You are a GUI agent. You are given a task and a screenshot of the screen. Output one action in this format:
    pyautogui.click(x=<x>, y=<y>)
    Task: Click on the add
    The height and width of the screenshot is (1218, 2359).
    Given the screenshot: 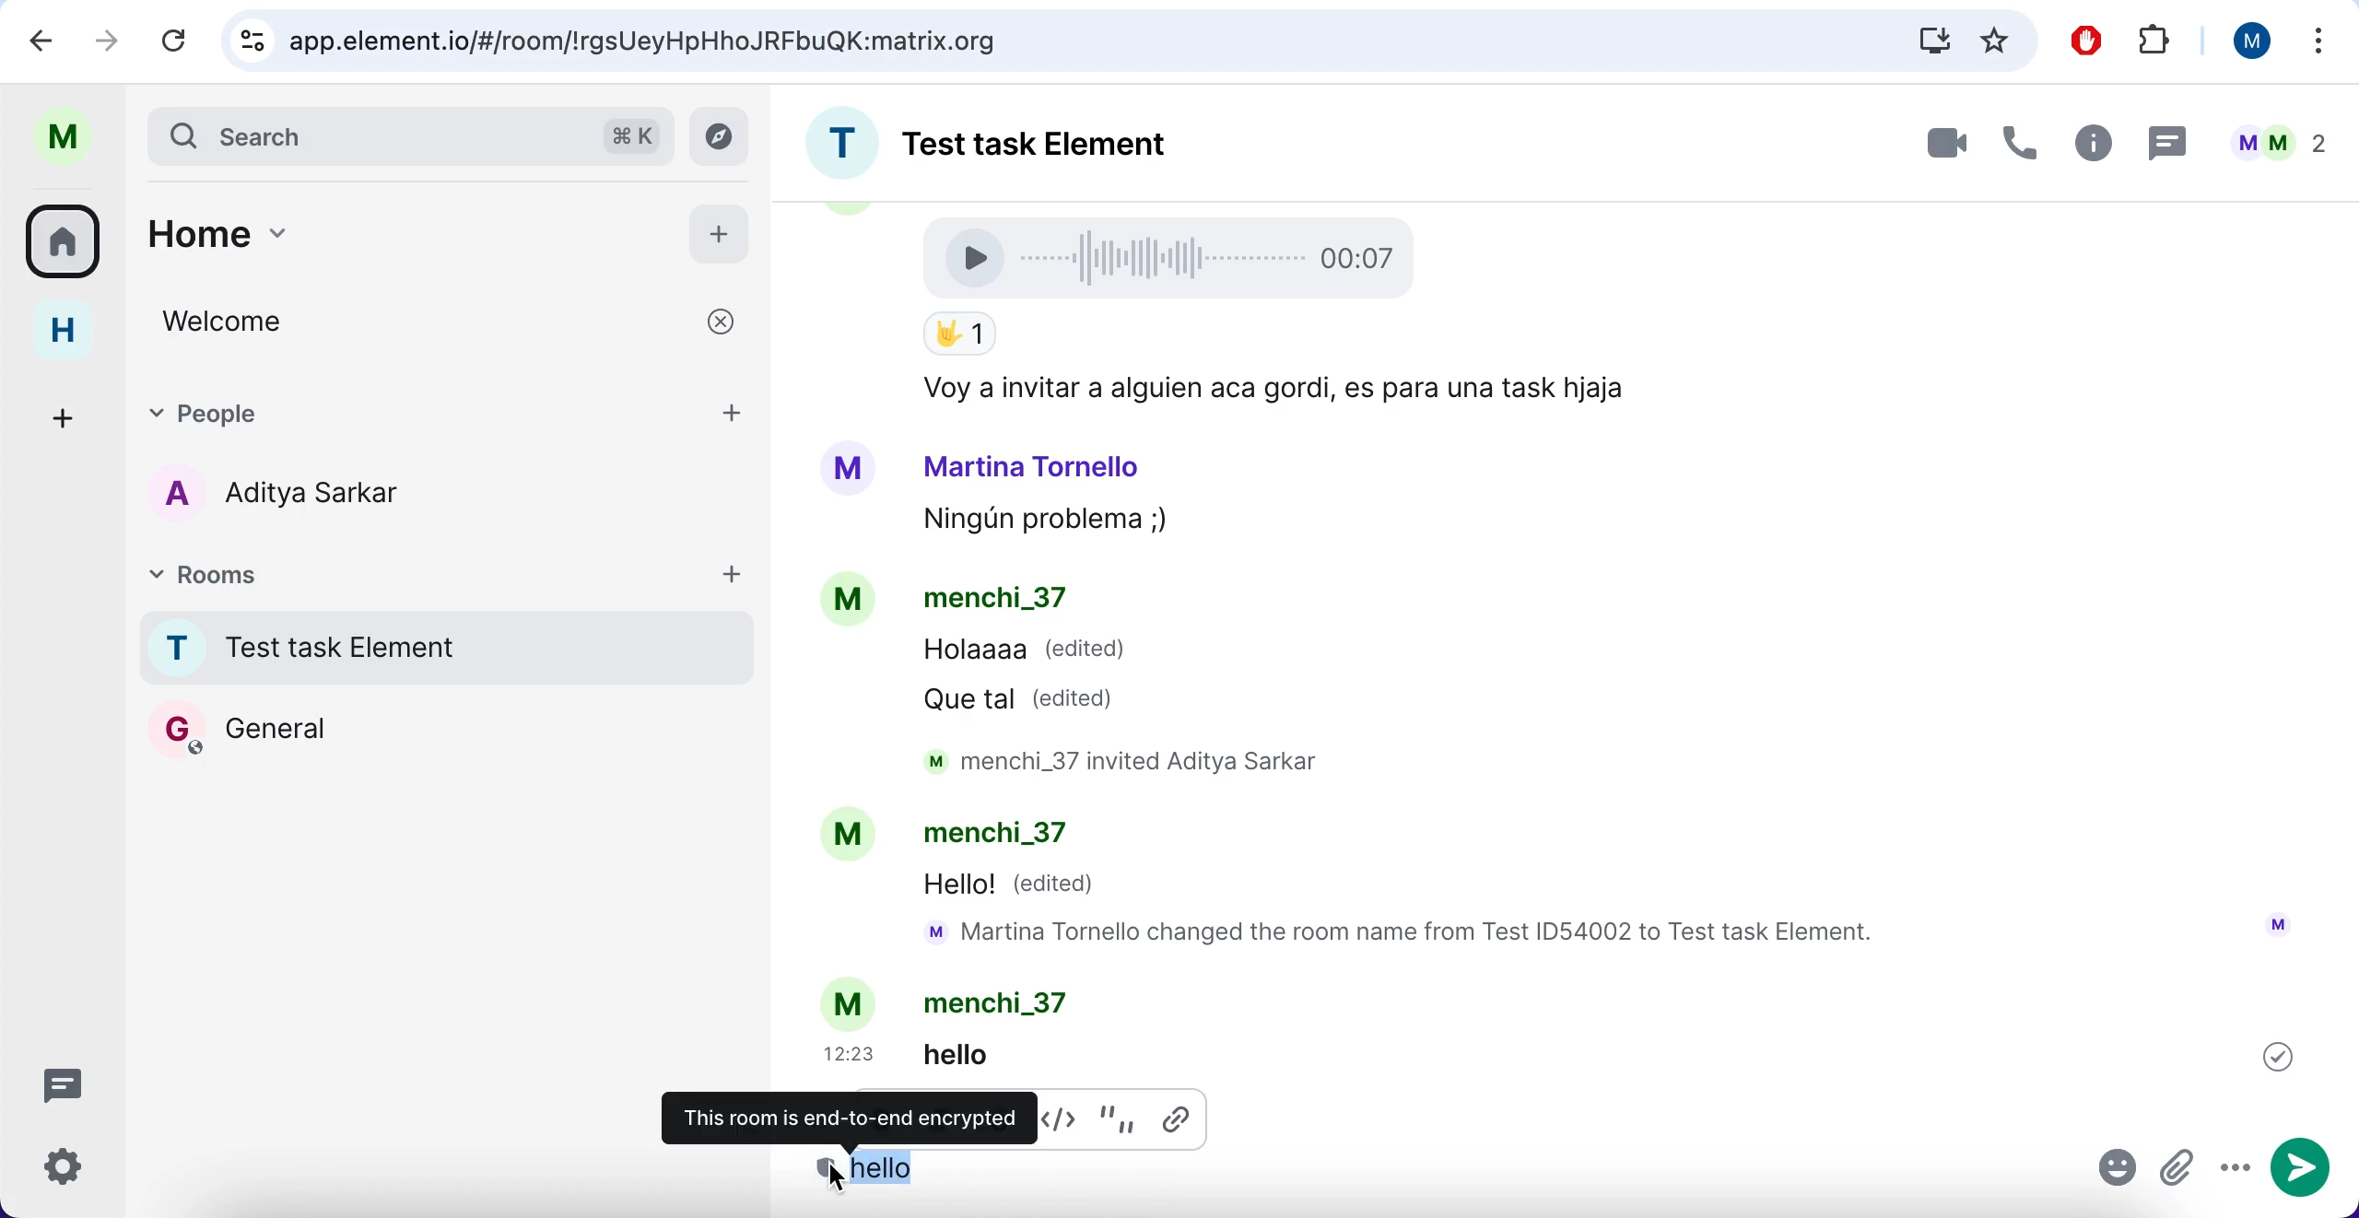 What is the action you would take?
    pyautogui.click(x=720, y=230)
    